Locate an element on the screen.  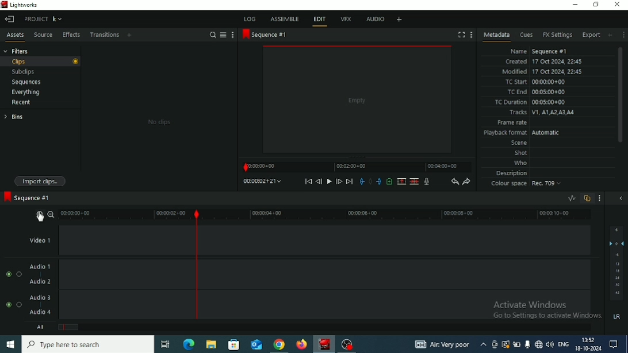
Minimize is located at coordinates (576, 5).